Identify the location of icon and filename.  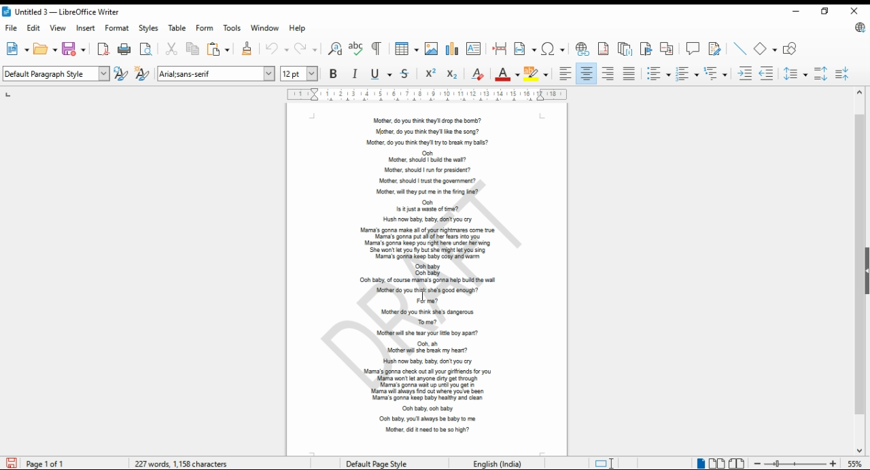
(73, 12).